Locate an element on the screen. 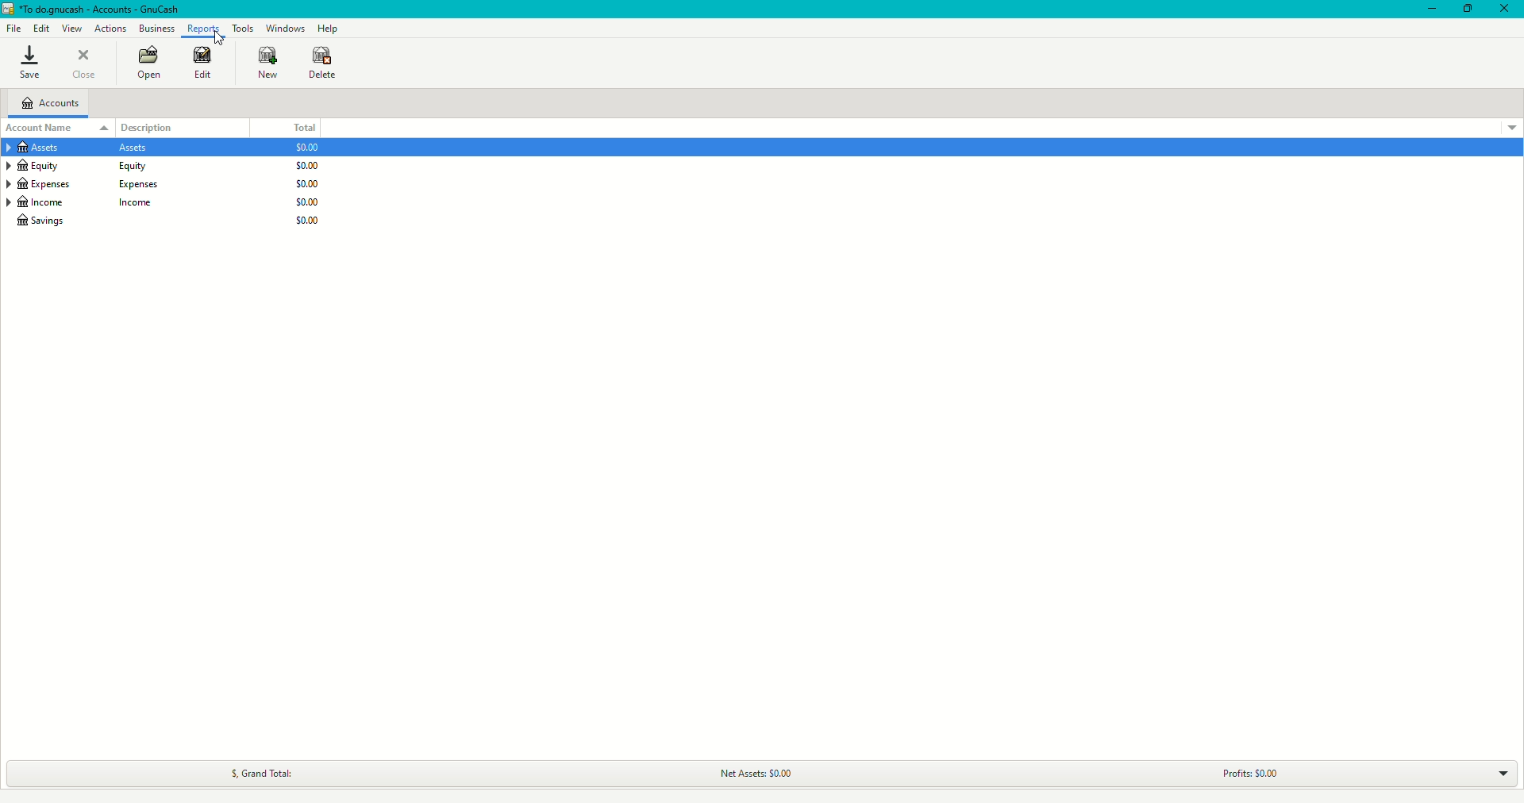 This screenshot has width=1524, height=803. $0.00 is located at coordinates (307, 147).